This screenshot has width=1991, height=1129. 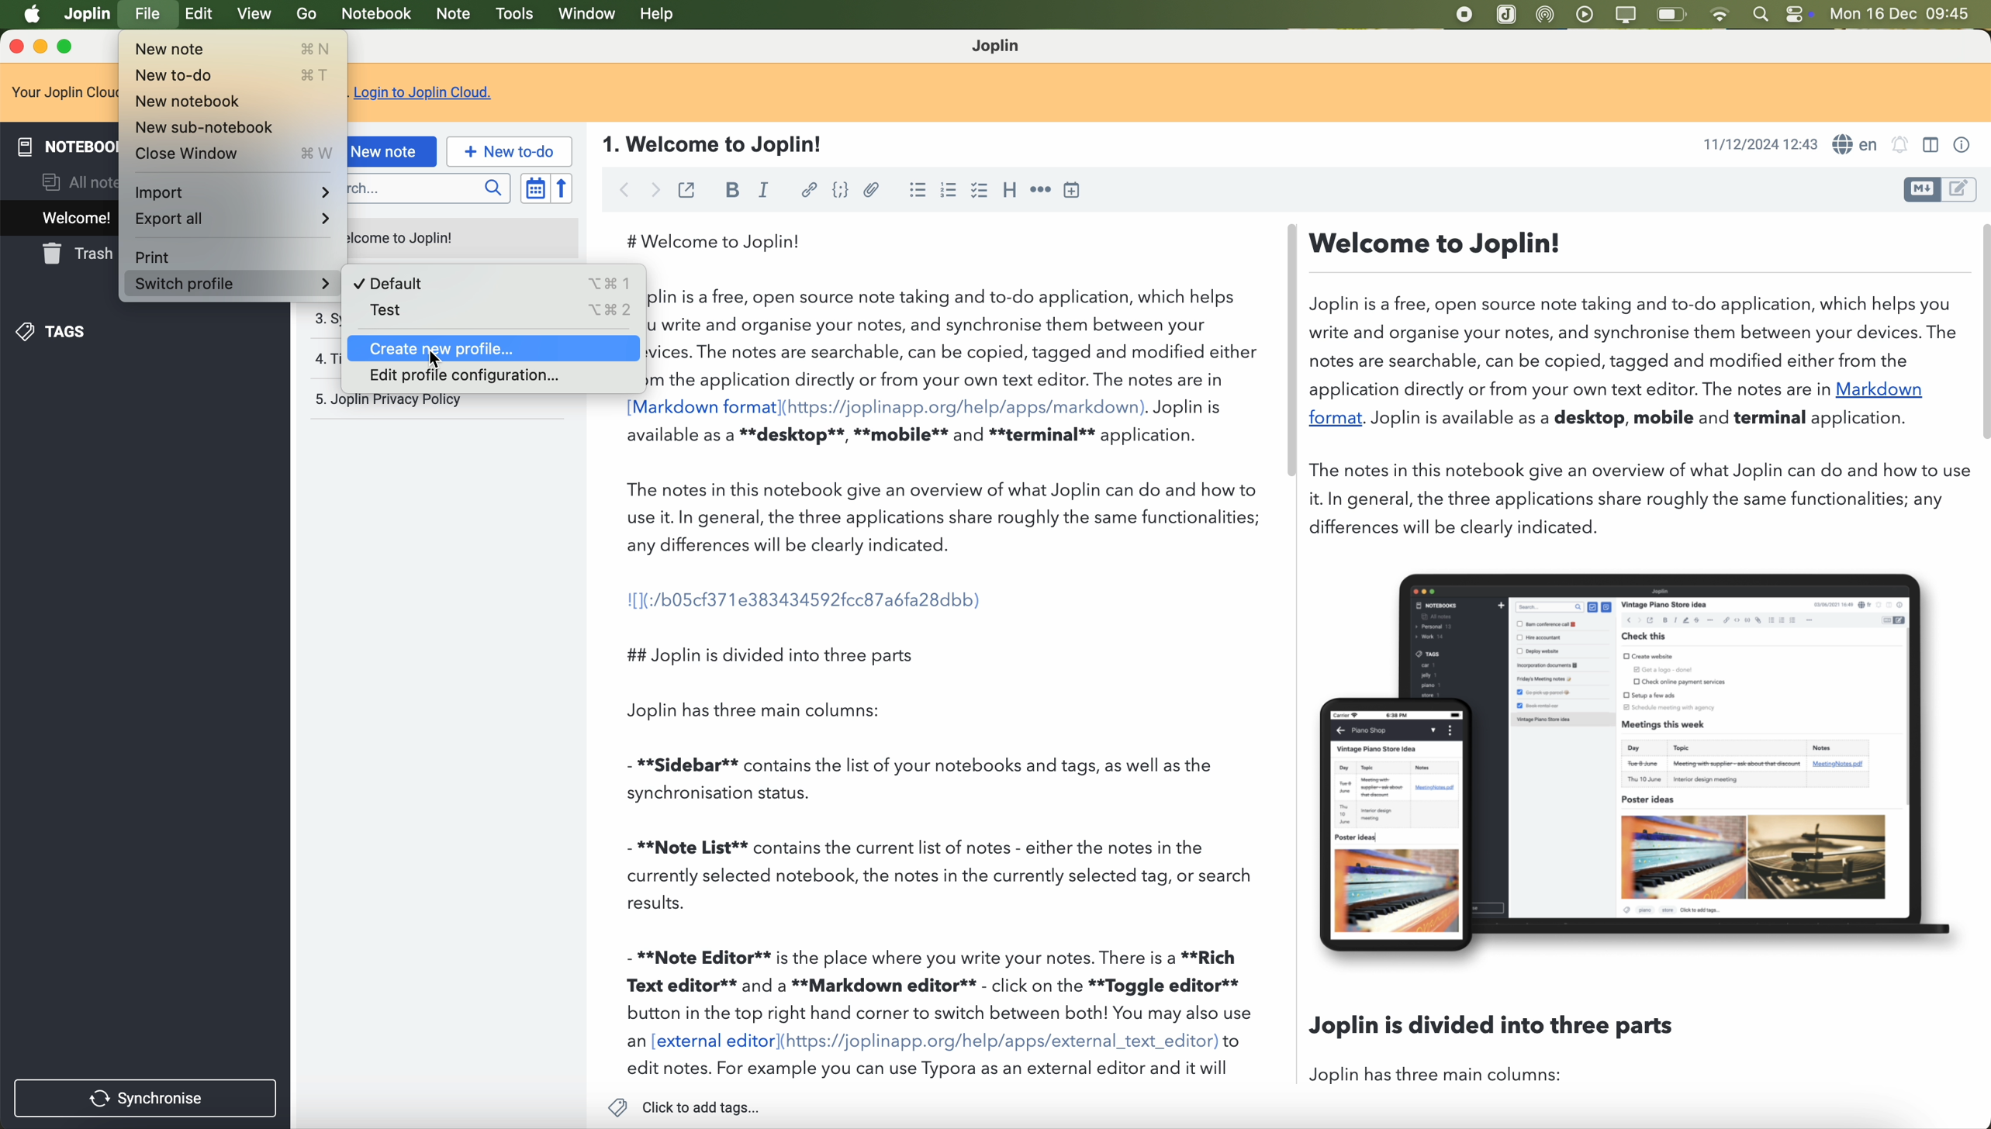 What do you see at coordinates (147, 1096) in the screenshot?
I see `synchronise` at bounding box center [147, 1096].